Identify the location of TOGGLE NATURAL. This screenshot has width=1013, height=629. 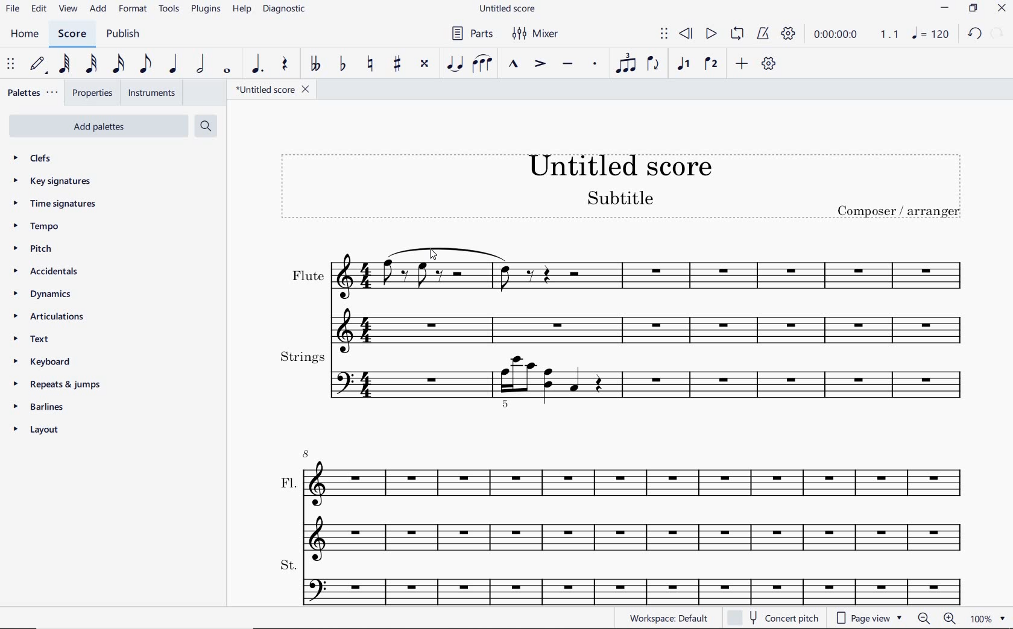
(368, 64).